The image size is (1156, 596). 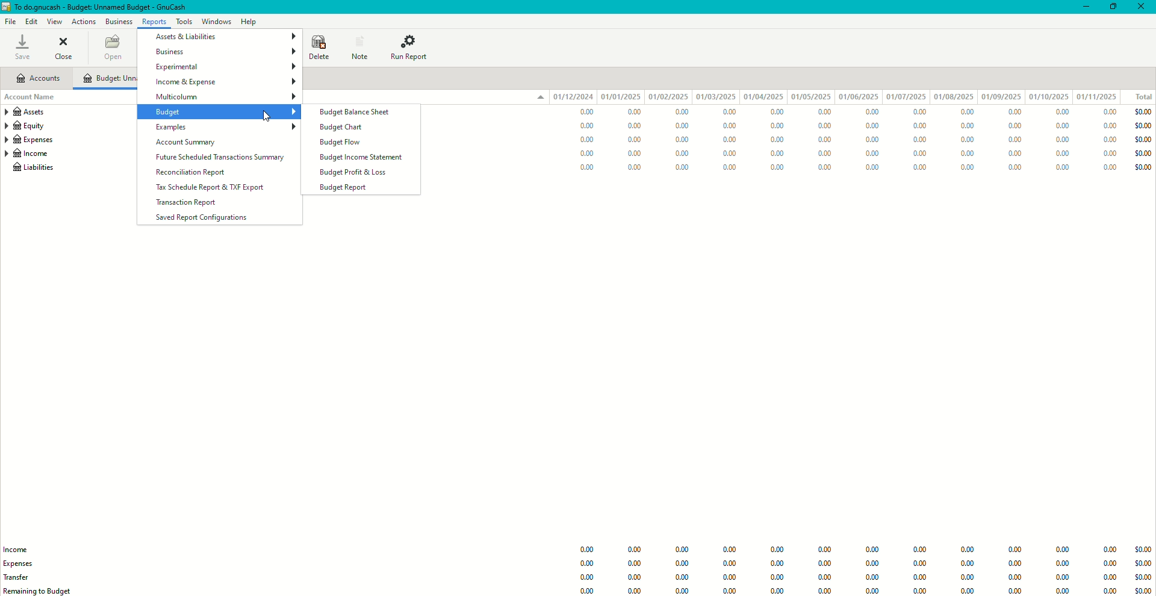 I want to click on 0.00, so click(x=872, y=167).